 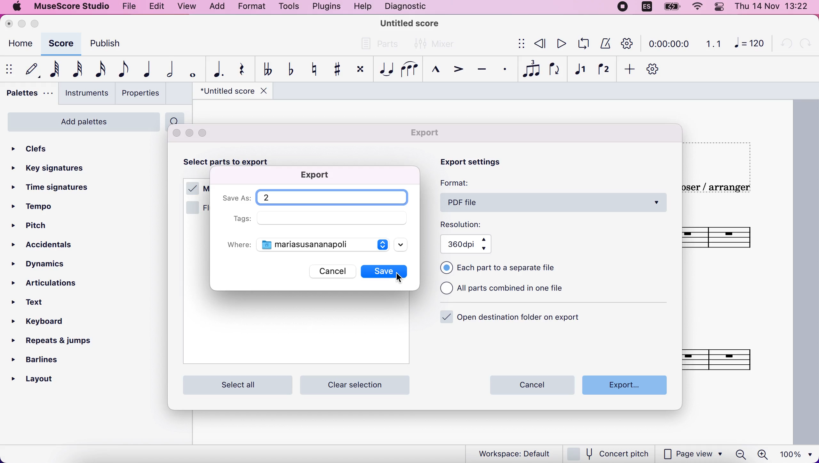 What do you see at coordinates (410, 23) in the screenshot?
I see `title` at bounding box center [410, 23].